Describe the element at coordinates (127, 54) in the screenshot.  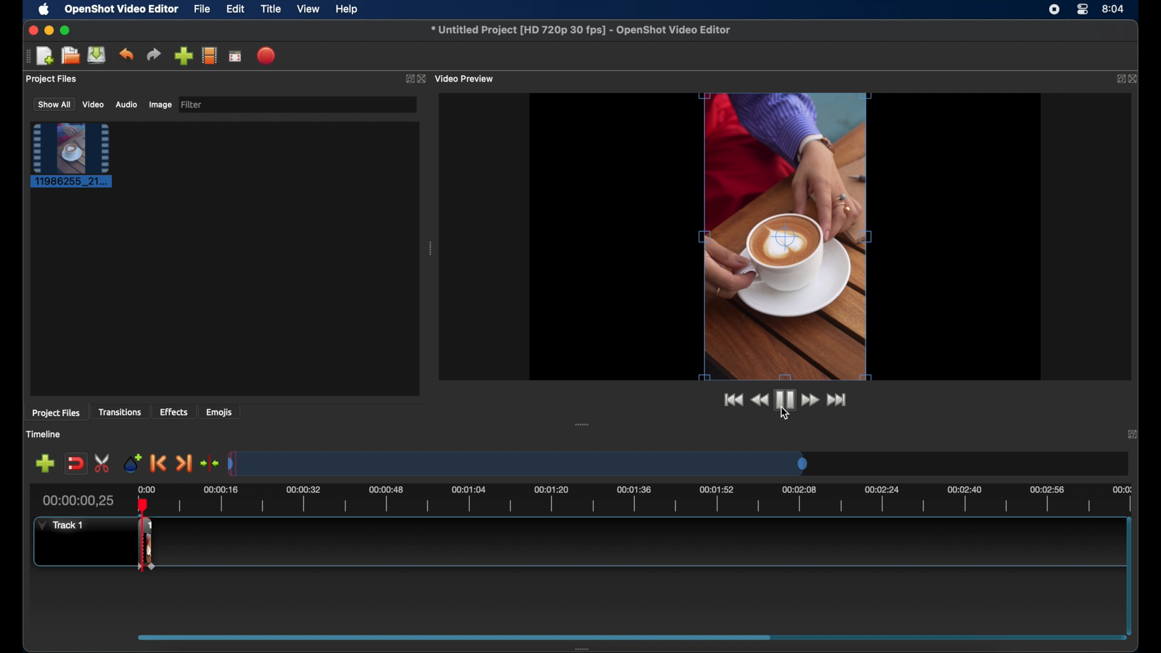
I see `undo` at that location.